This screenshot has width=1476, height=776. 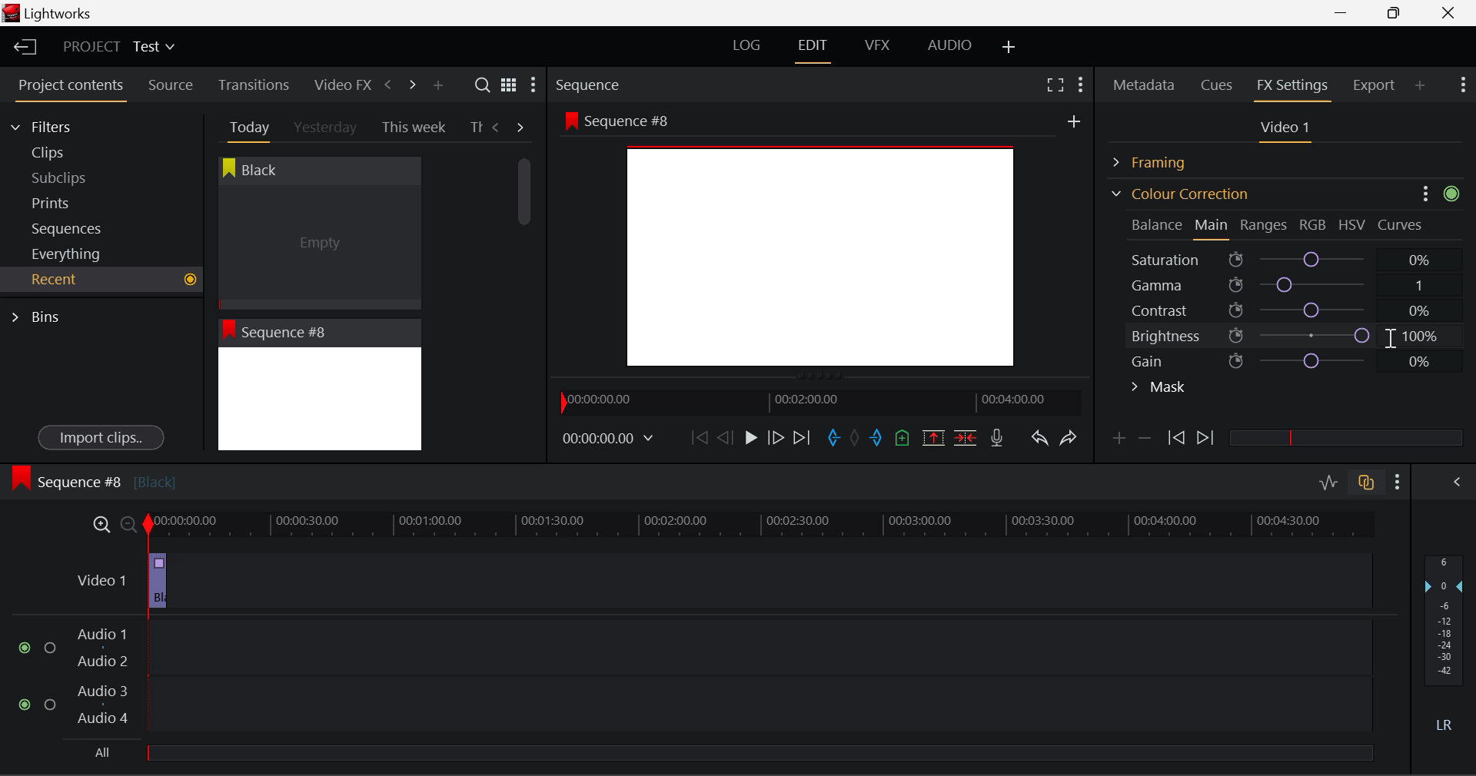 What do you see at coordinates (48, 15) in the screenshot?
I see `Window Title` at bounding box center [48, 15].